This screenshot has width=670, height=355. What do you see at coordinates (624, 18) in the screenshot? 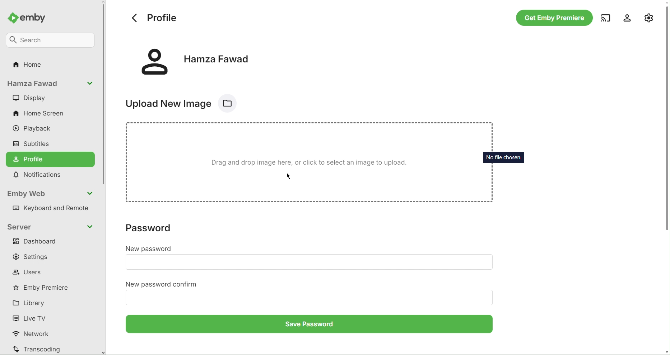
I see `Account` at bounding box center [624, 18].